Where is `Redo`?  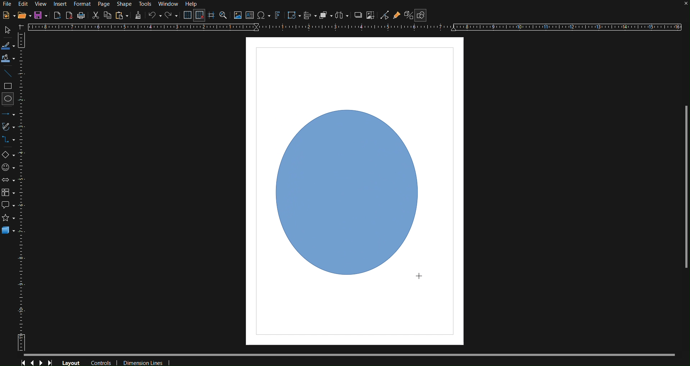
Redo is located at coordinates (172, 16).